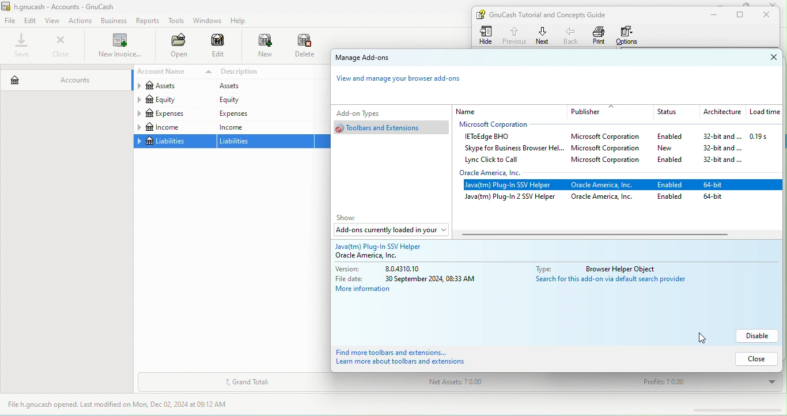 The width and height of the screenshot is (787, 416). I want to click on java (tm)plug ln-2 ssv helper, so click(510, 198).